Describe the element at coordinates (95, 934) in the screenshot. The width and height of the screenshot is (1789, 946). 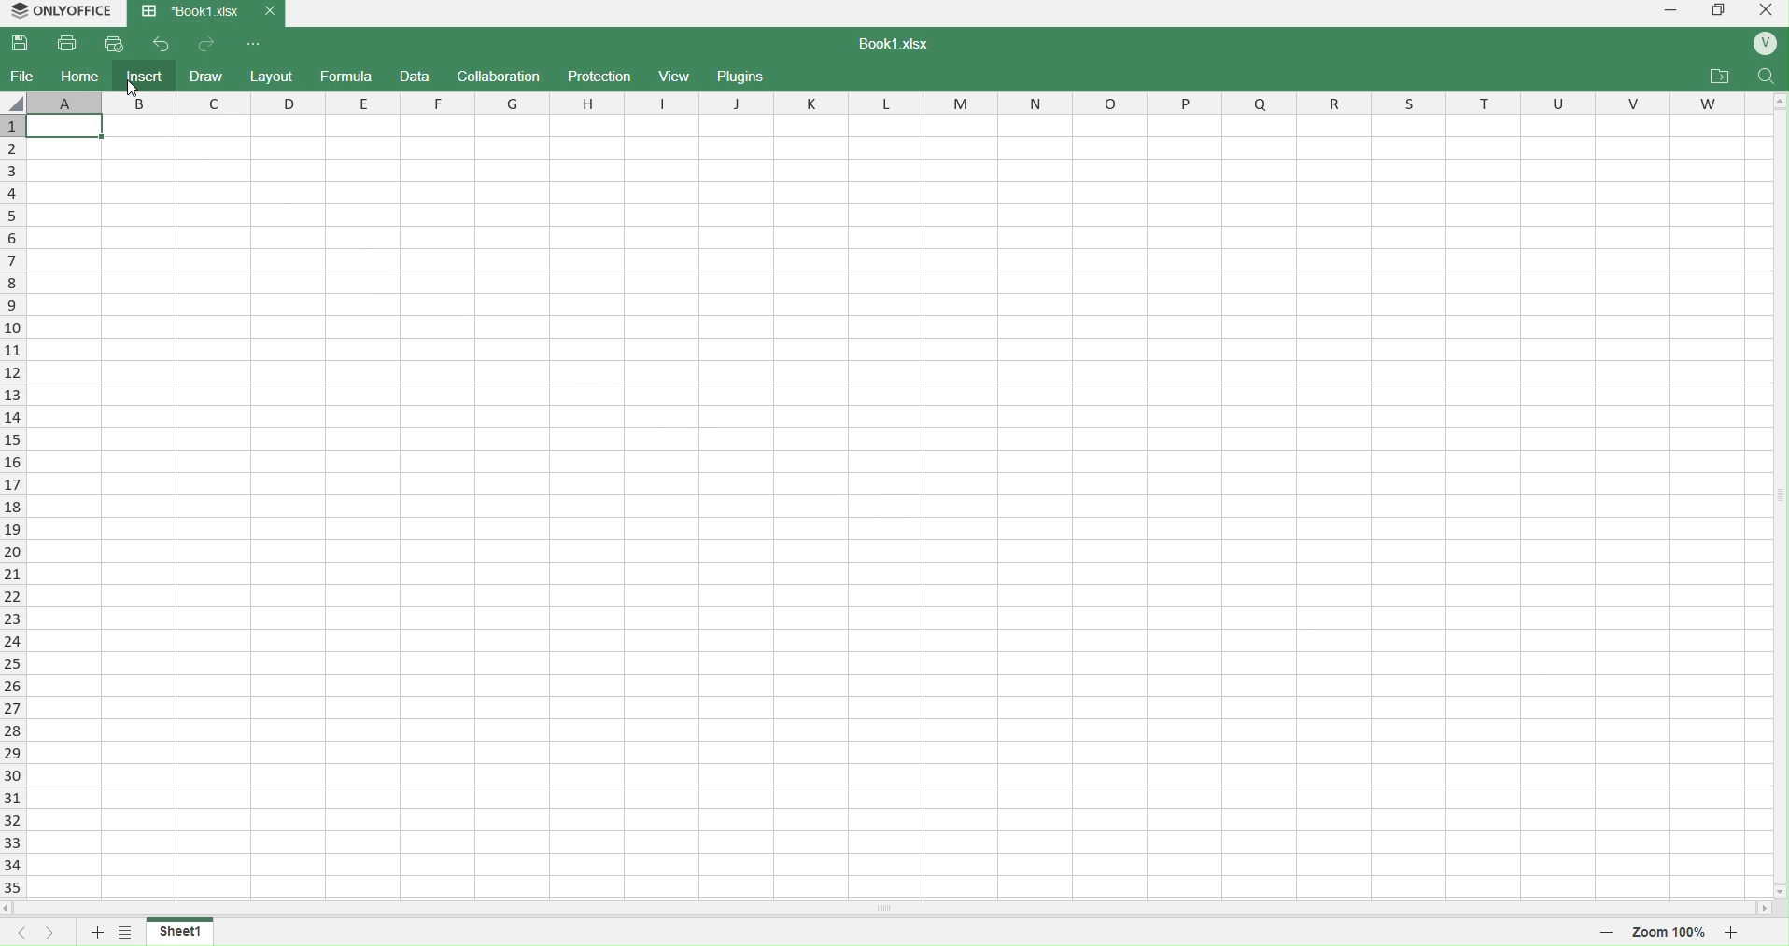
I see `add sheet` at that location.